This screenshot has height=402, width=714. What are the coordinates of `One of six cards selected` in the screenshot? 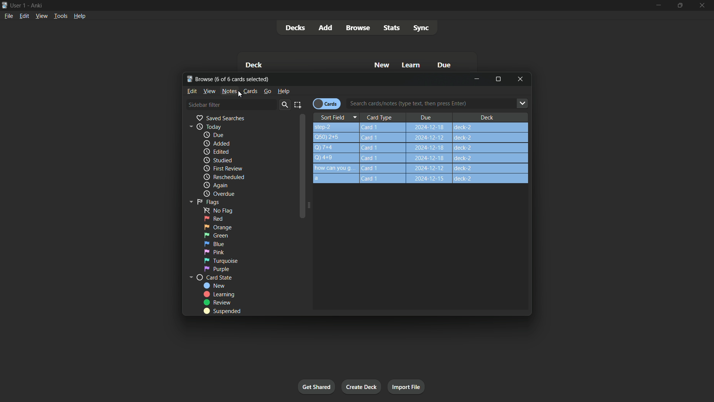 It's located at (243, 79).